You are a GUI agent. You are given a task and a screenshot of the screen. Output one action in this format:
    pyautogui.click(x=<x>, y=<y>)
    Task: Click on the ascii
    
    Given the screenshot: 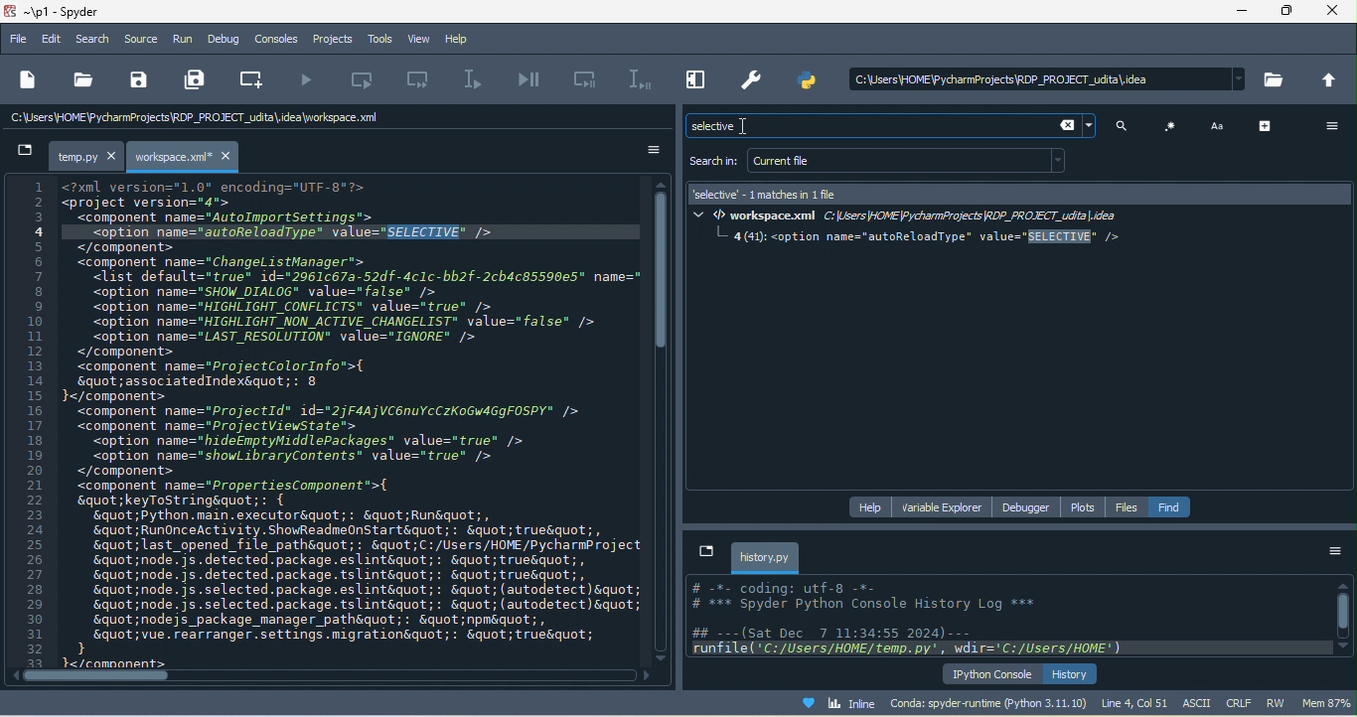 What is the action you would take?
    pyautogui.click(x=1199, y=703)
    